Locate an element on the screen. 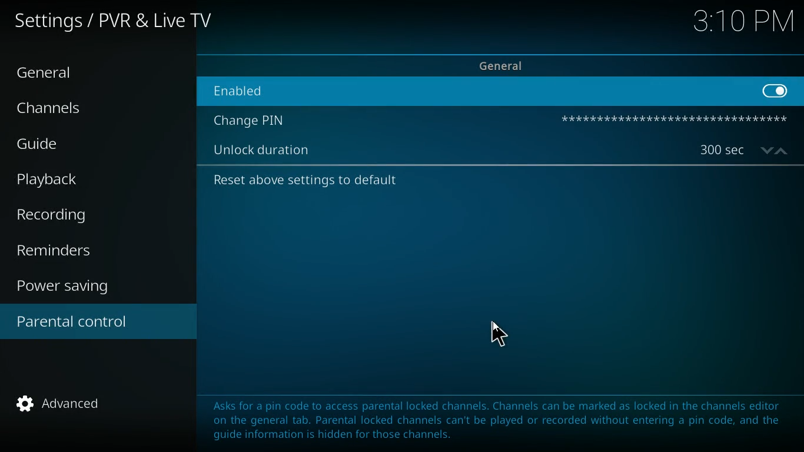 Image resolution: width=804 pixels, height=452 pixels. time is located at coordinates (744, 150).